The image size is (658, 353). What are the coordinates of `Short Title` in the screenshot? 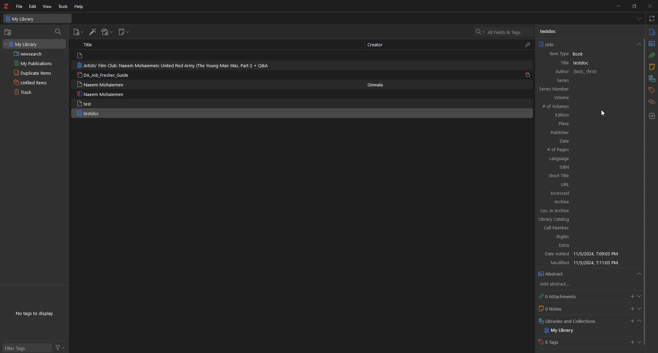 It's located at (589, 176).